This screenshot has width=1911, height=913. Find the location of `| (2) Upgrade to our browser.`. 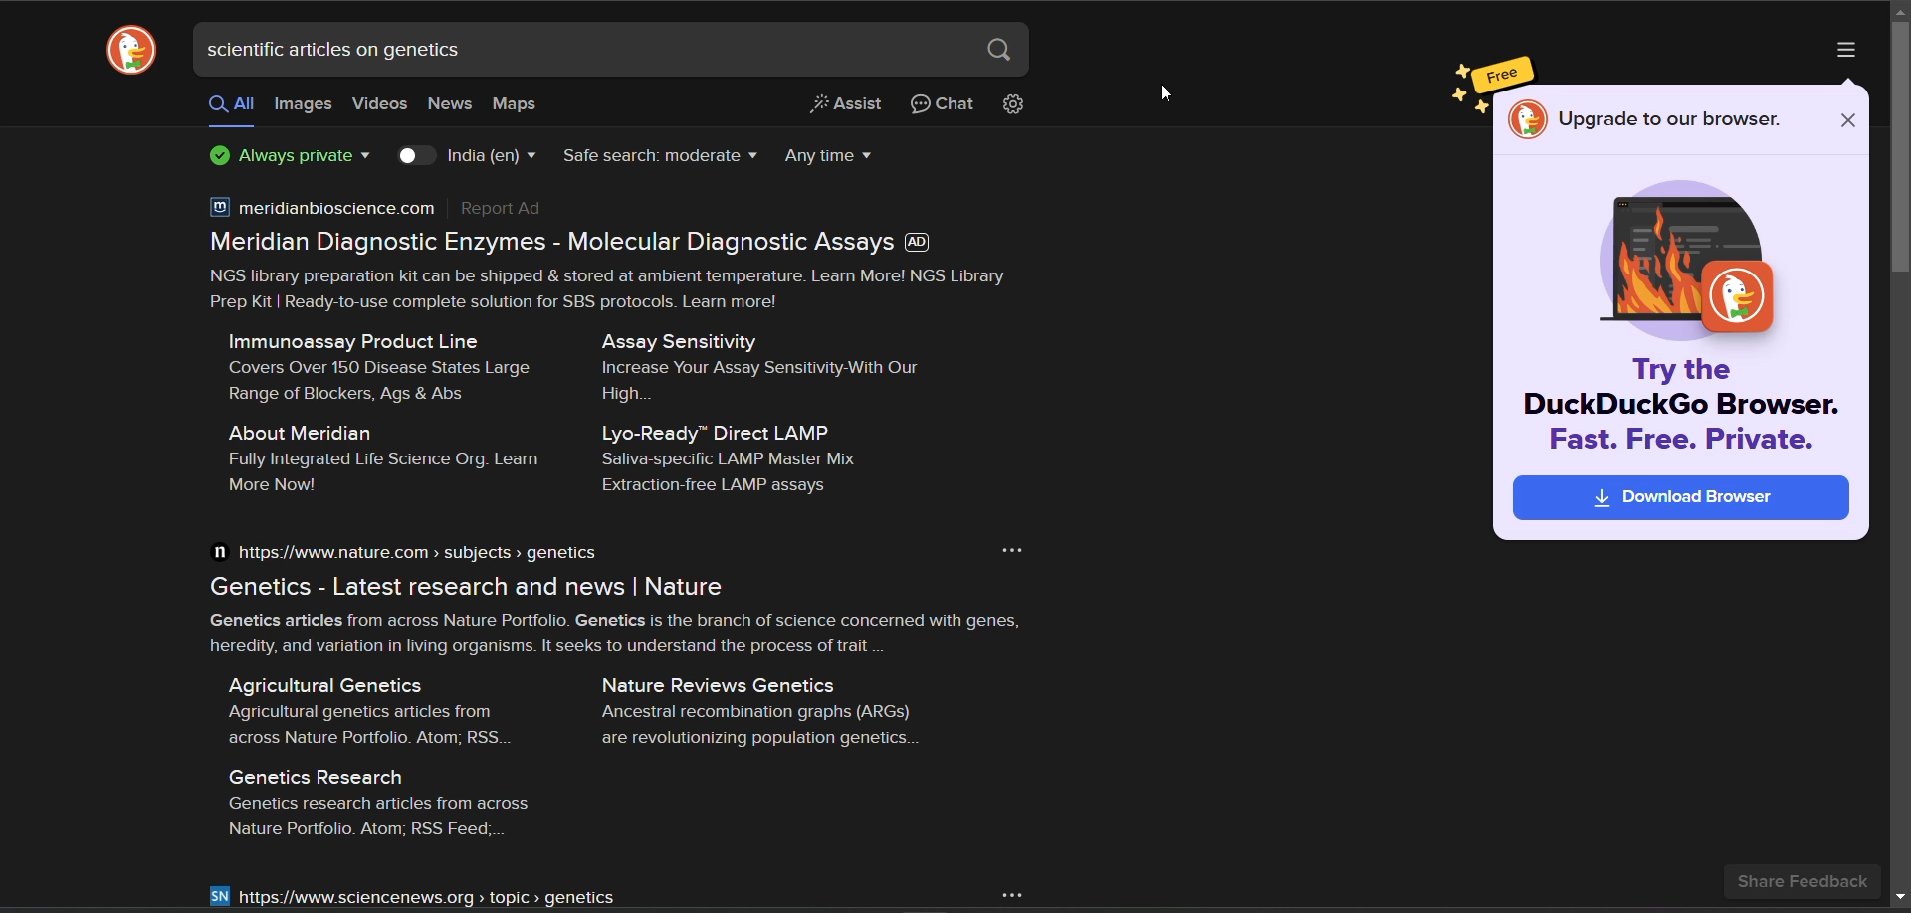

| (2) Upgrade to our browser. is located at coordinates (1647, 120).